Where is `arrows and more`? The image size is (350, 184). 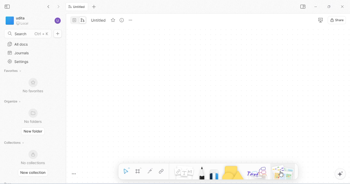
arrows and more is located at coordinates (282, 172).